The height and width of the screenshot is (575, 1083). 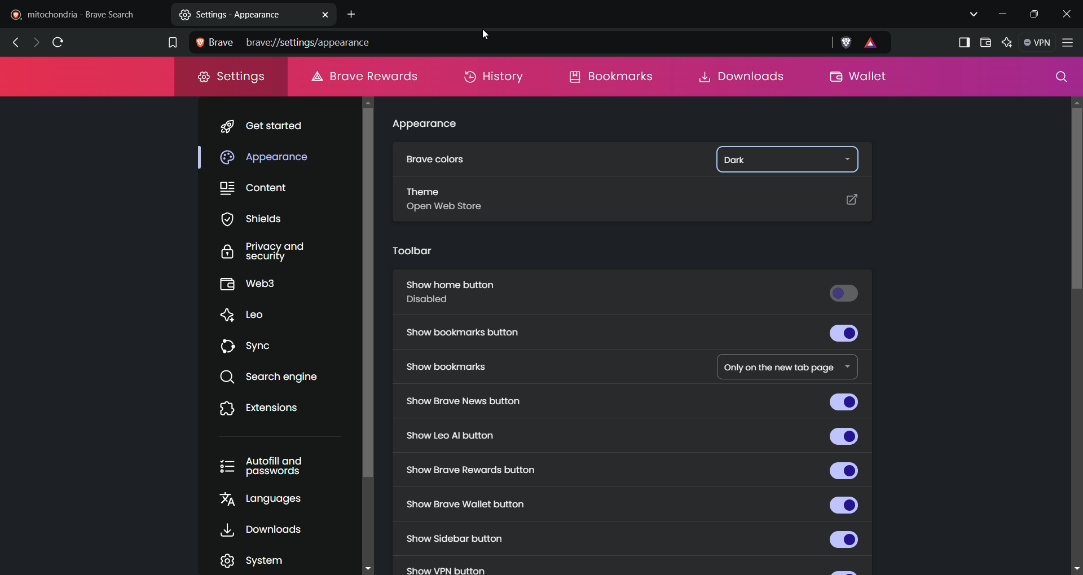 What do you see at coordinates (635, 504) in the screenshot?
I see `show brave wallet button` at bounding box center [635, 504].